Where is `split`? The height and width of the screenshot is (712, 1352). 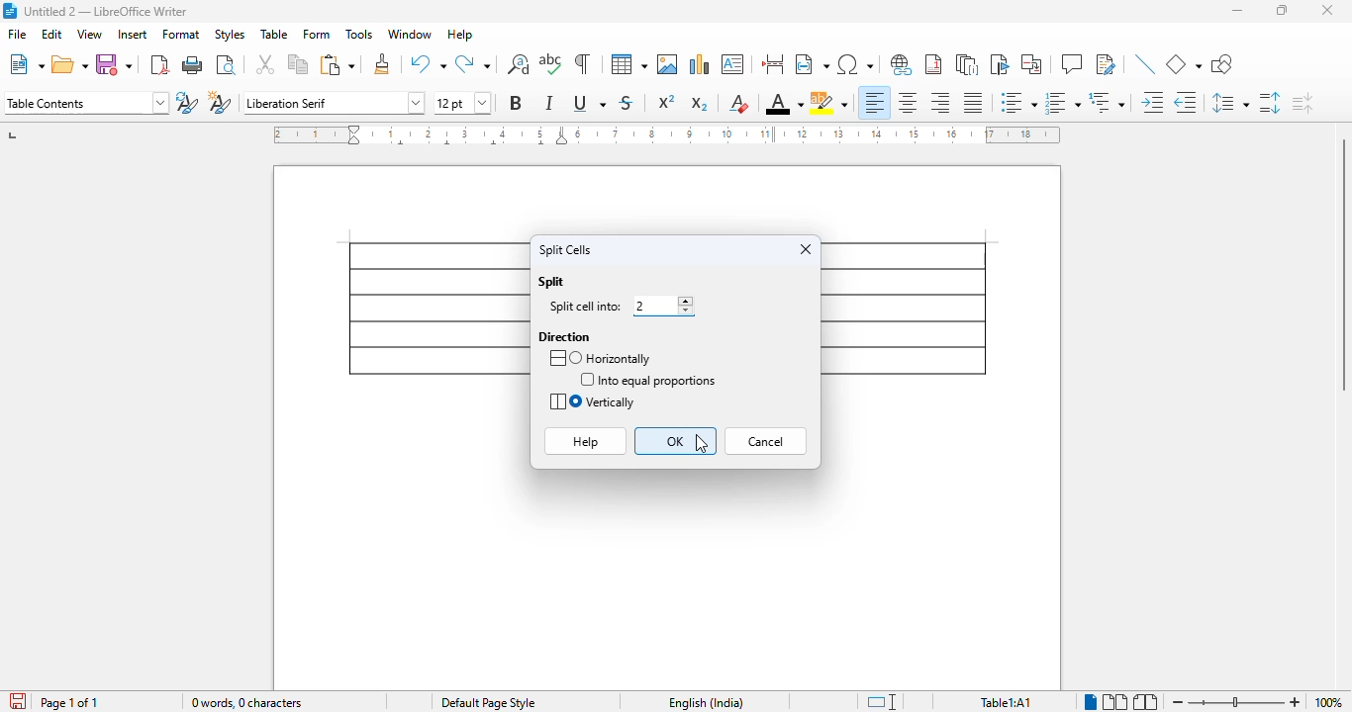
split is located at coordinates (551, 281).